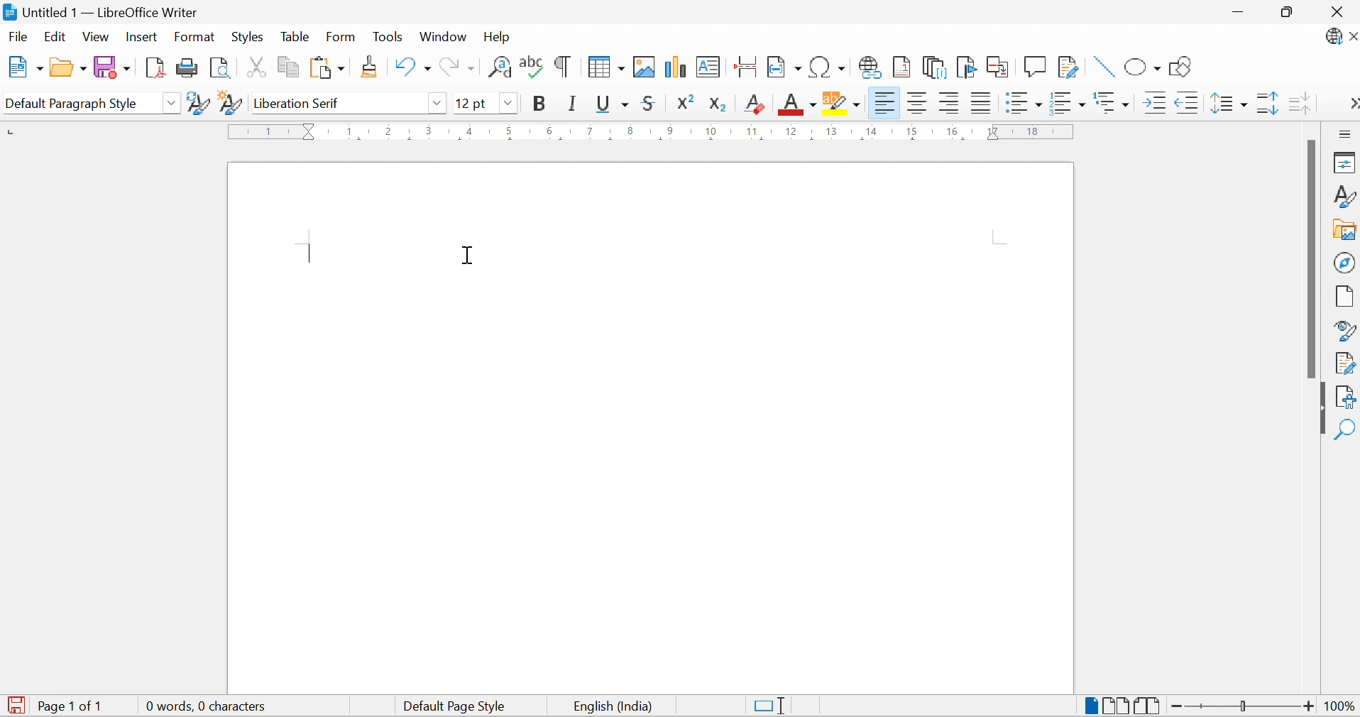 Image resolution: width=1360 pixels, height=717 pixels. I want to click on Page 1 of 1, so click(75, 706).